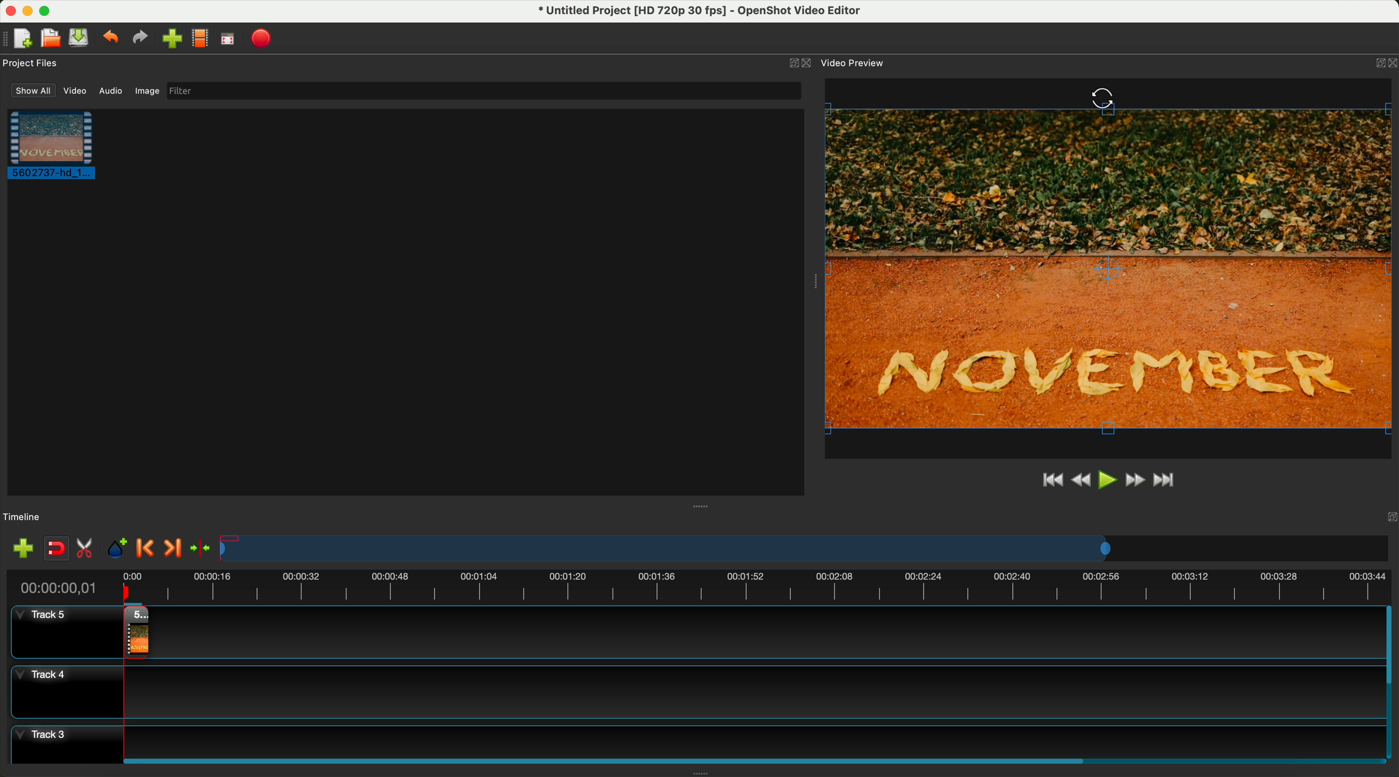  Describe the element at coordinates (694, 738) in the screenshot. I see `track 3` at that location.